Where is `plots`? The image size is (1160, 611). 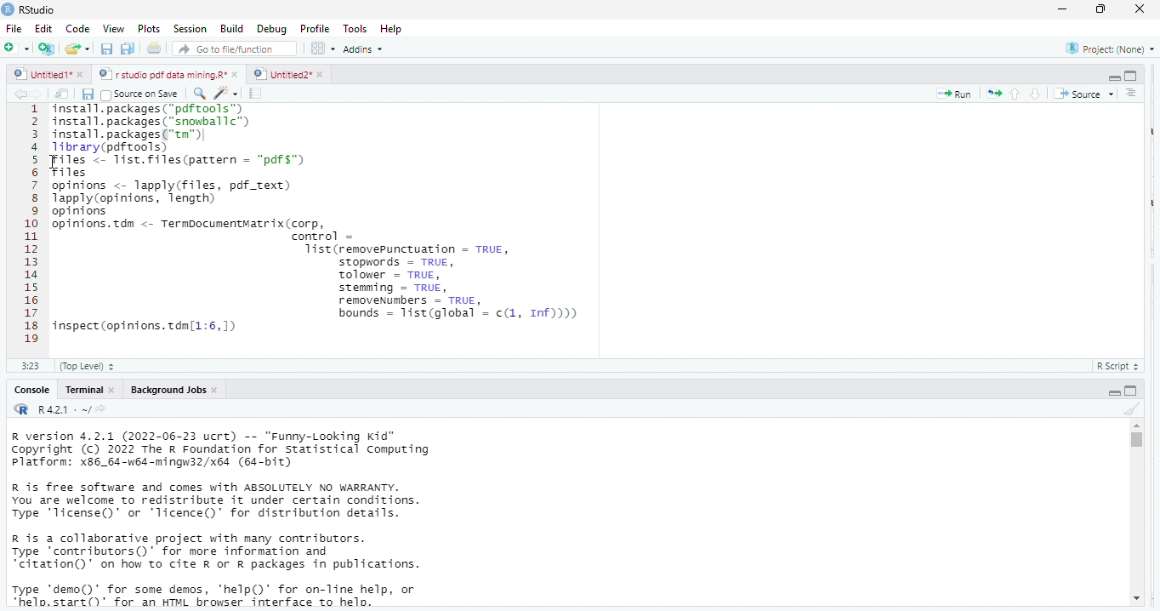 plots is located at coordinates (149, 29).